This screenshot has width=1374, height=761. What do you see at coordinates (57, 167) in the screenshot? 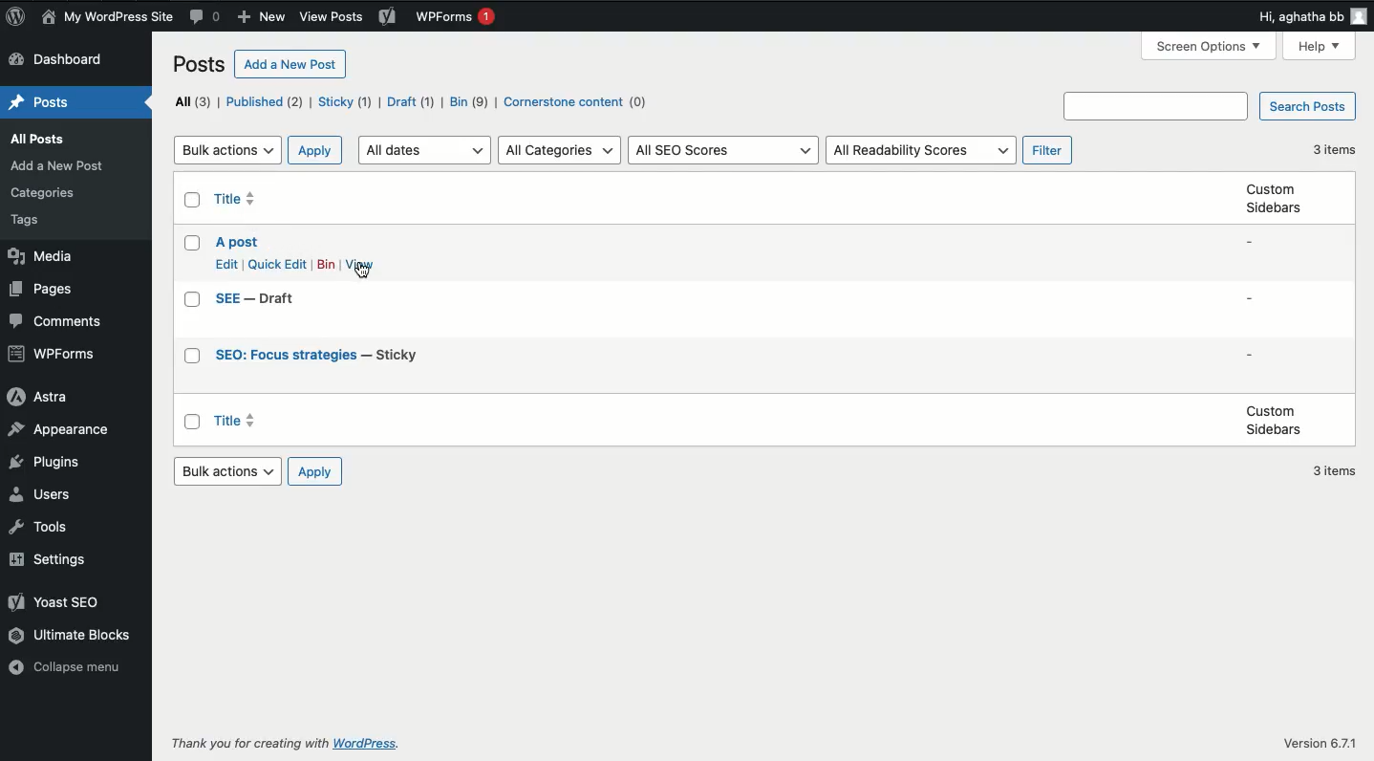
I see `` at bounding box center [57, 167].